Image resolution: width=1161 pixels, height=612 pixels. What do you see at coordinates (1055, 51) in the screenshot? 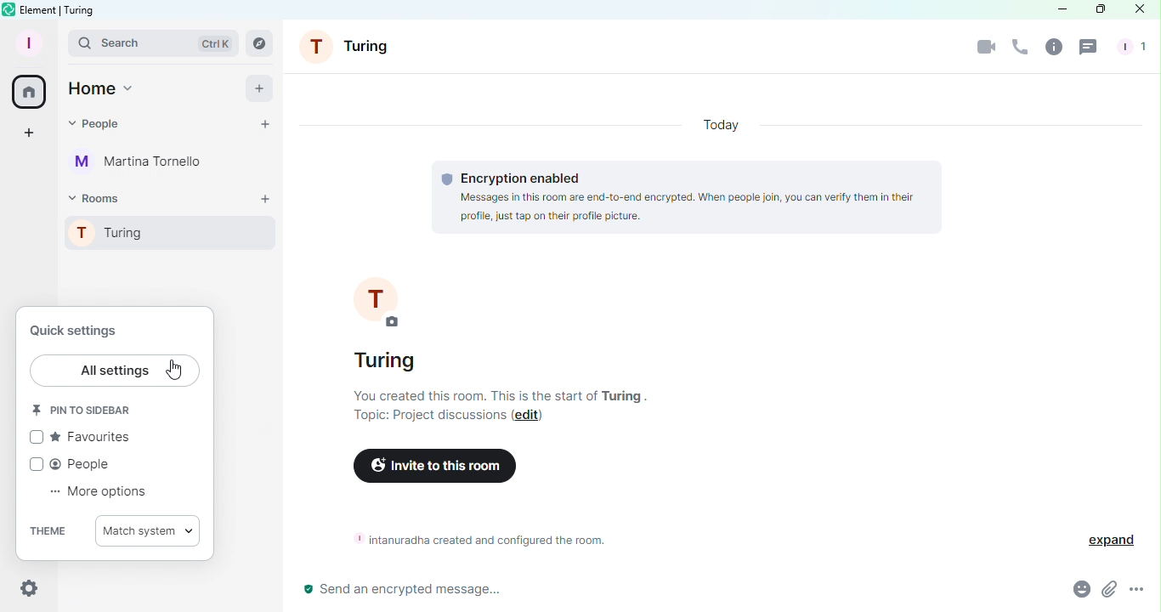
I see `Room info` at bounding box center [1055, 51].